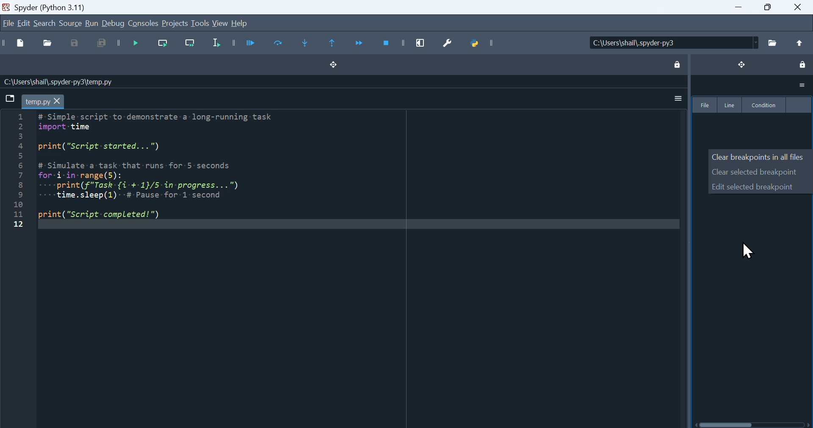 Image resolution: width=813 pixels, height=428 pixels. I want to click on , so click(24, 22).